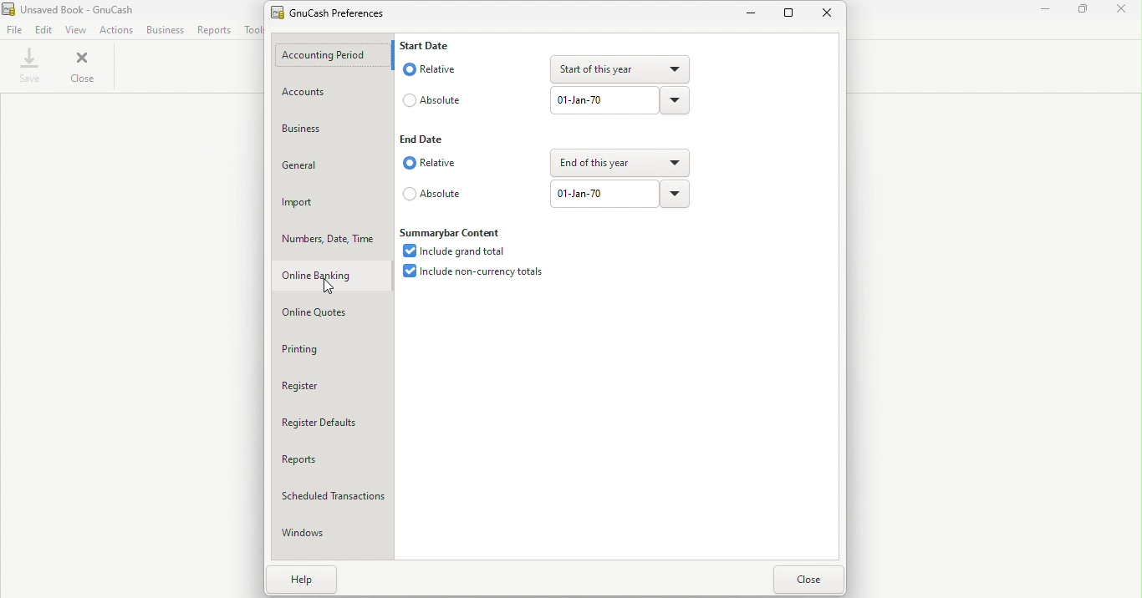 The height and width of the screenshot is (598, 1142). Describe the element at coordinates (425, 139) in the screenshot. I see `End date` at that location.